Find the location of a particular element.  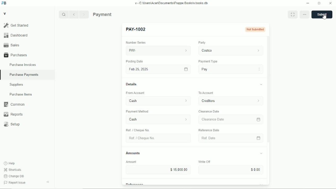

Cash is located at coordinates (155, 120).